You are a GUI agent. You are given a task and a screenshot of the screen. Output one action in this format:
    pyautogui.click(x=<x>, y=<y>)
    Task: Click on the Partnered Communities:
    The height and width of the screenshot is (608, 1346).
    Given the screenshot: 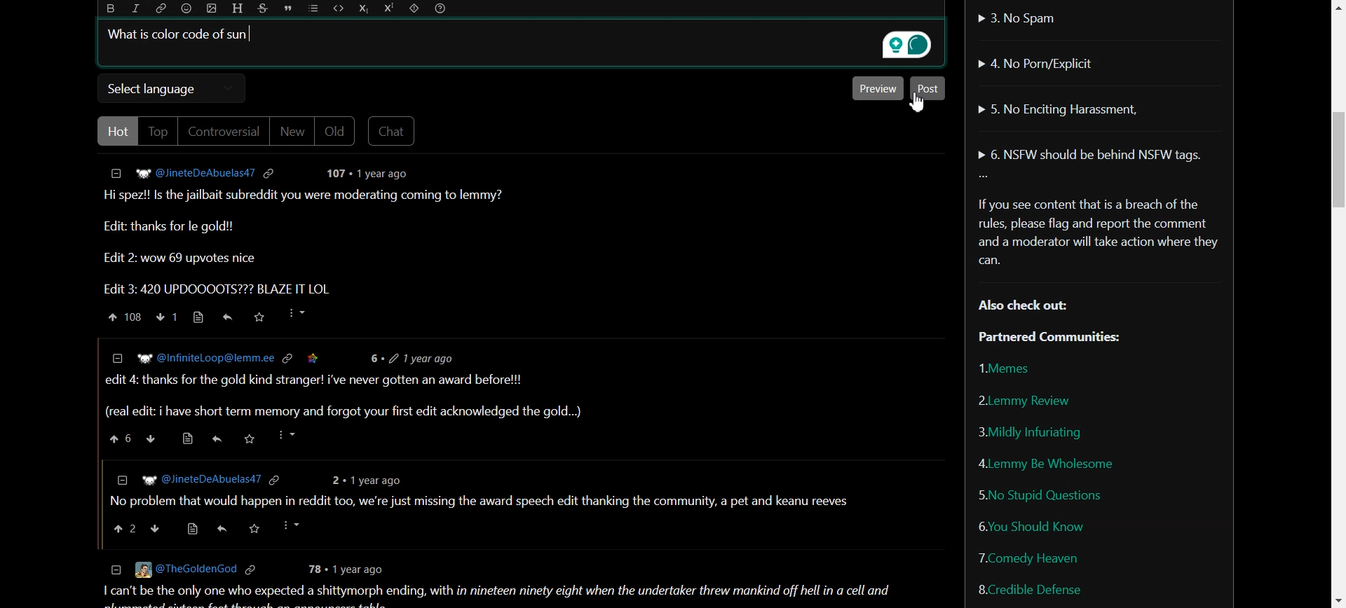 What is the action you would take?
    pyautogui.click(x=1066, y=337)
    